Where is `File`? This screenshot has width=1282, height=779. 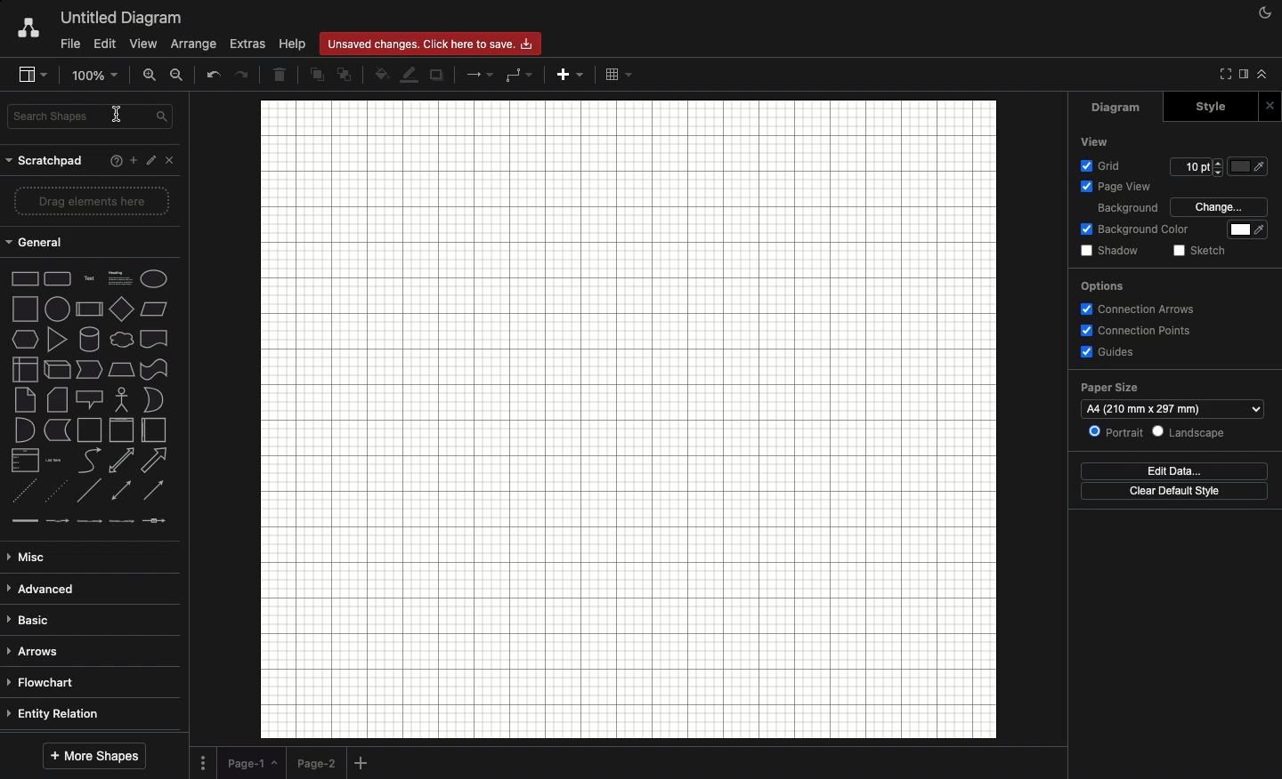 File is located at coordinates (68, 44).